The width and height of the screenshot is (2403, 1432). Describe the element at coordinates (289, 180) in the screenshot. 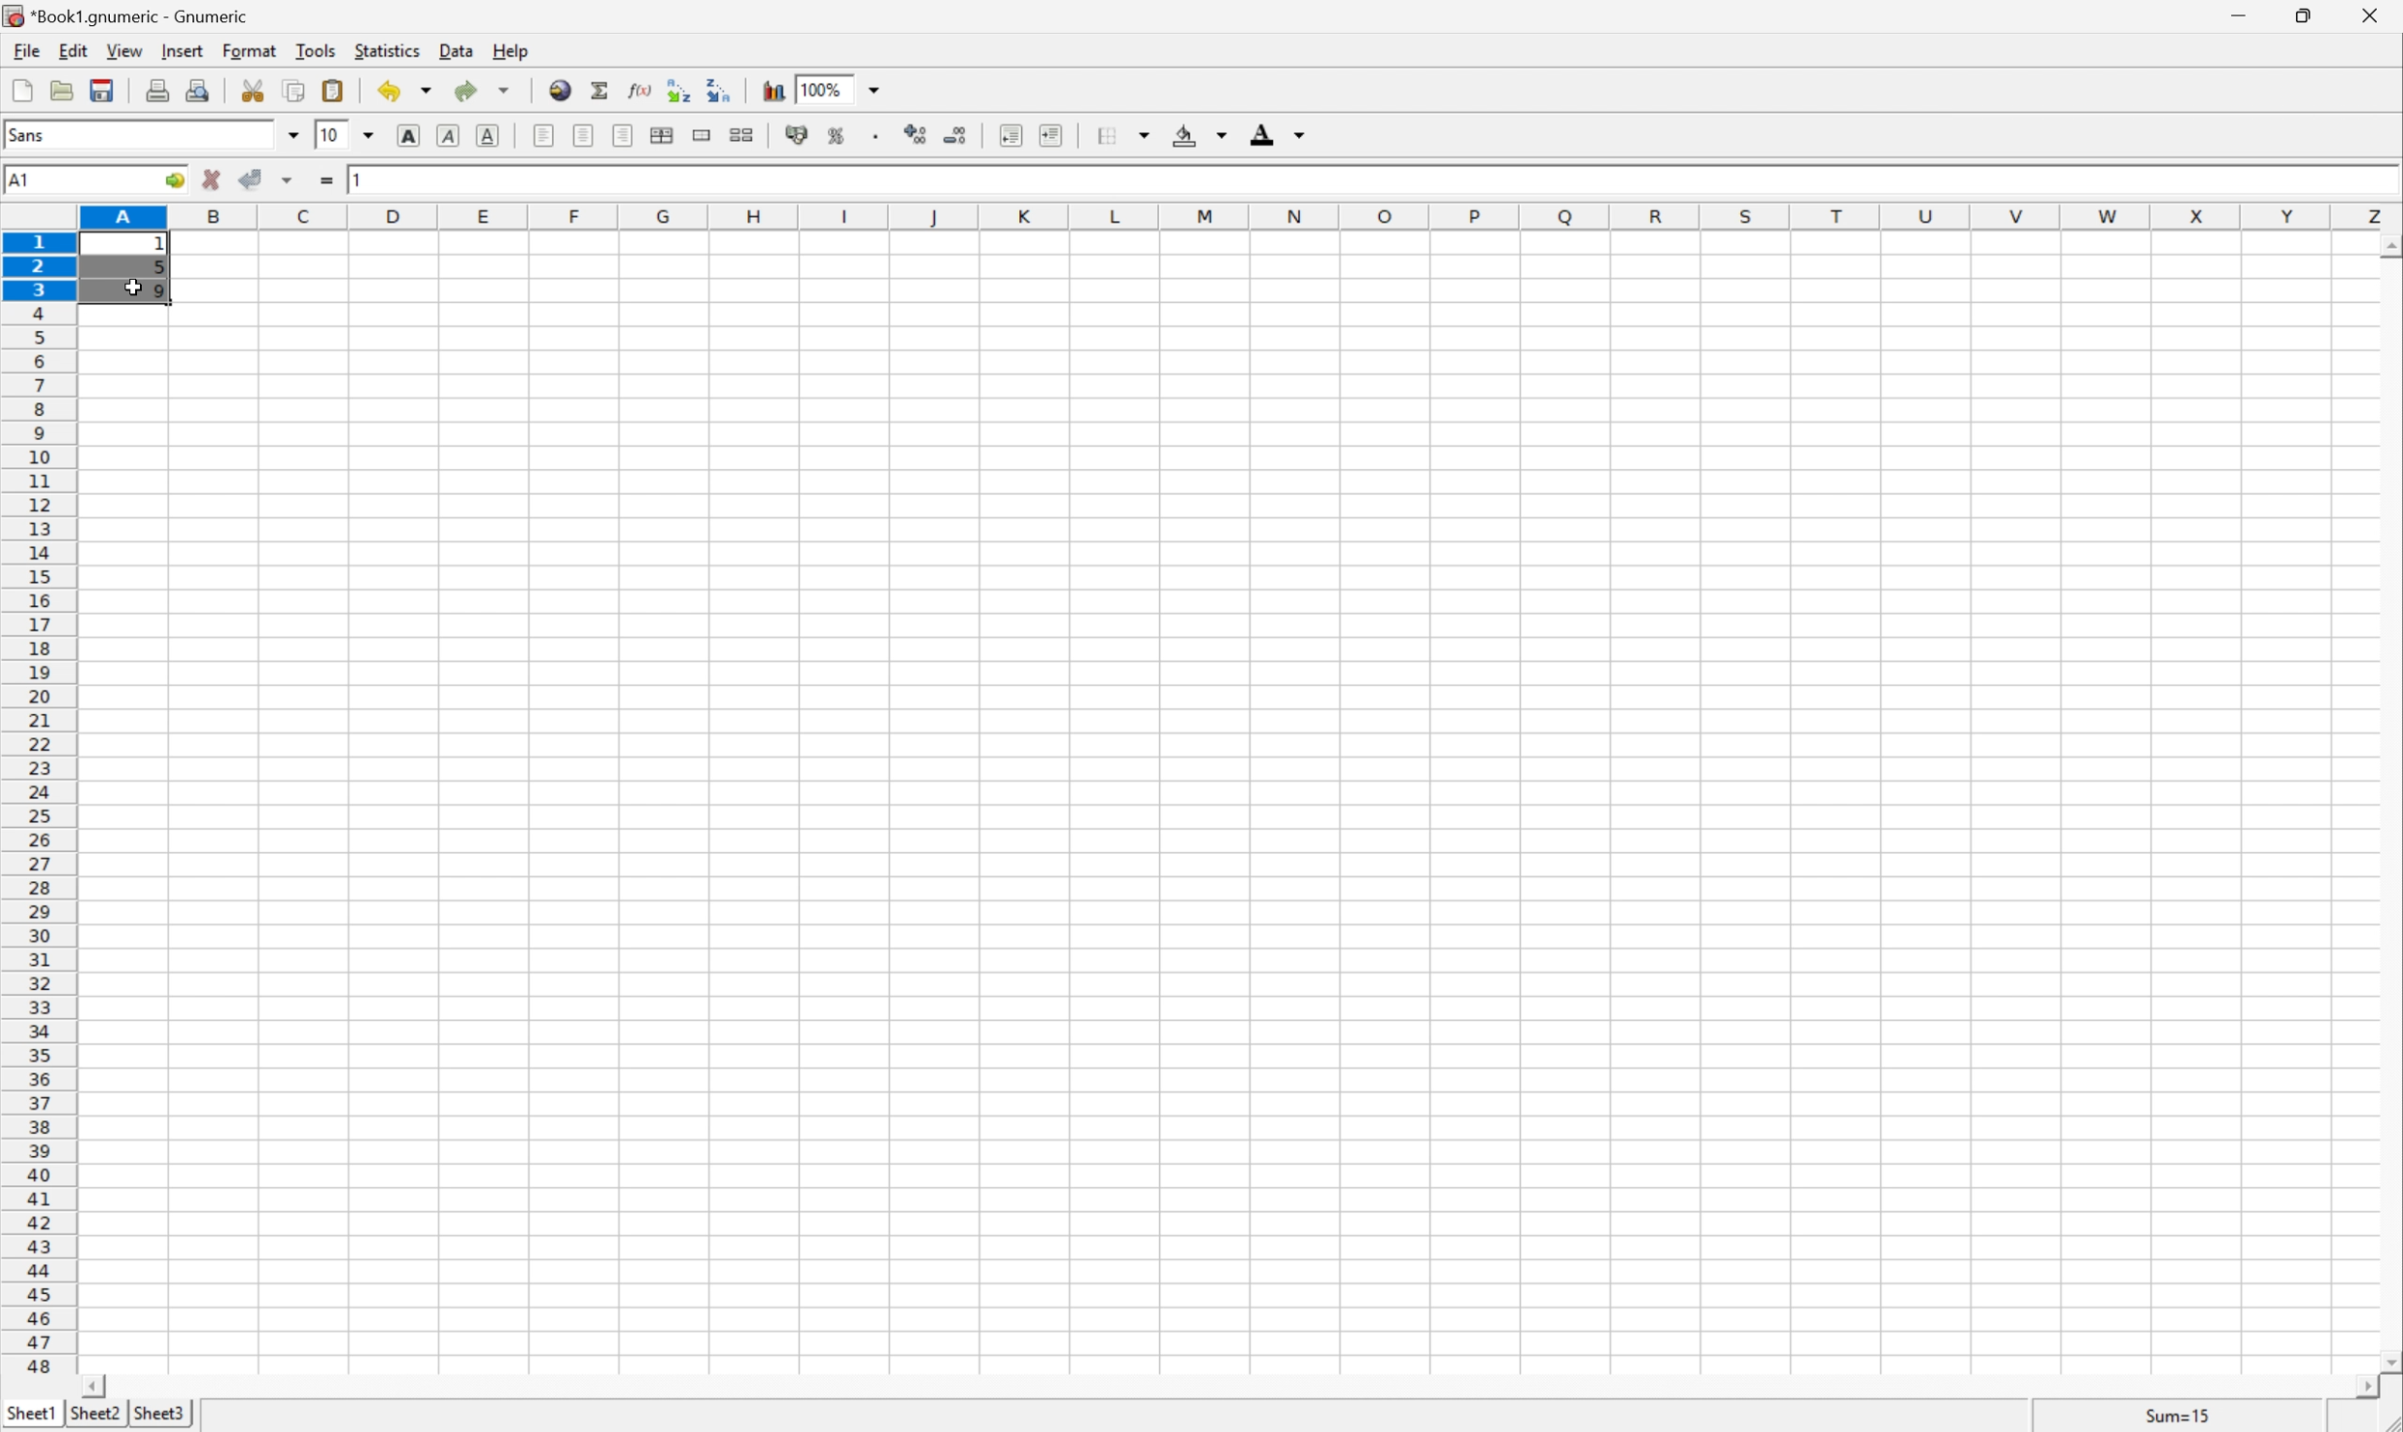

I see `accept changes across all selections` at that location.